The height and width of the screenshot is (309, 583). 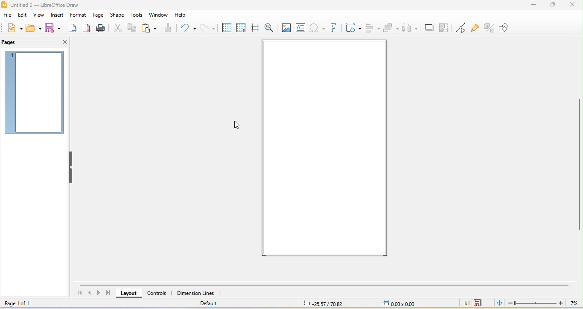 I want to click on pages, so click(x=13, y=42).